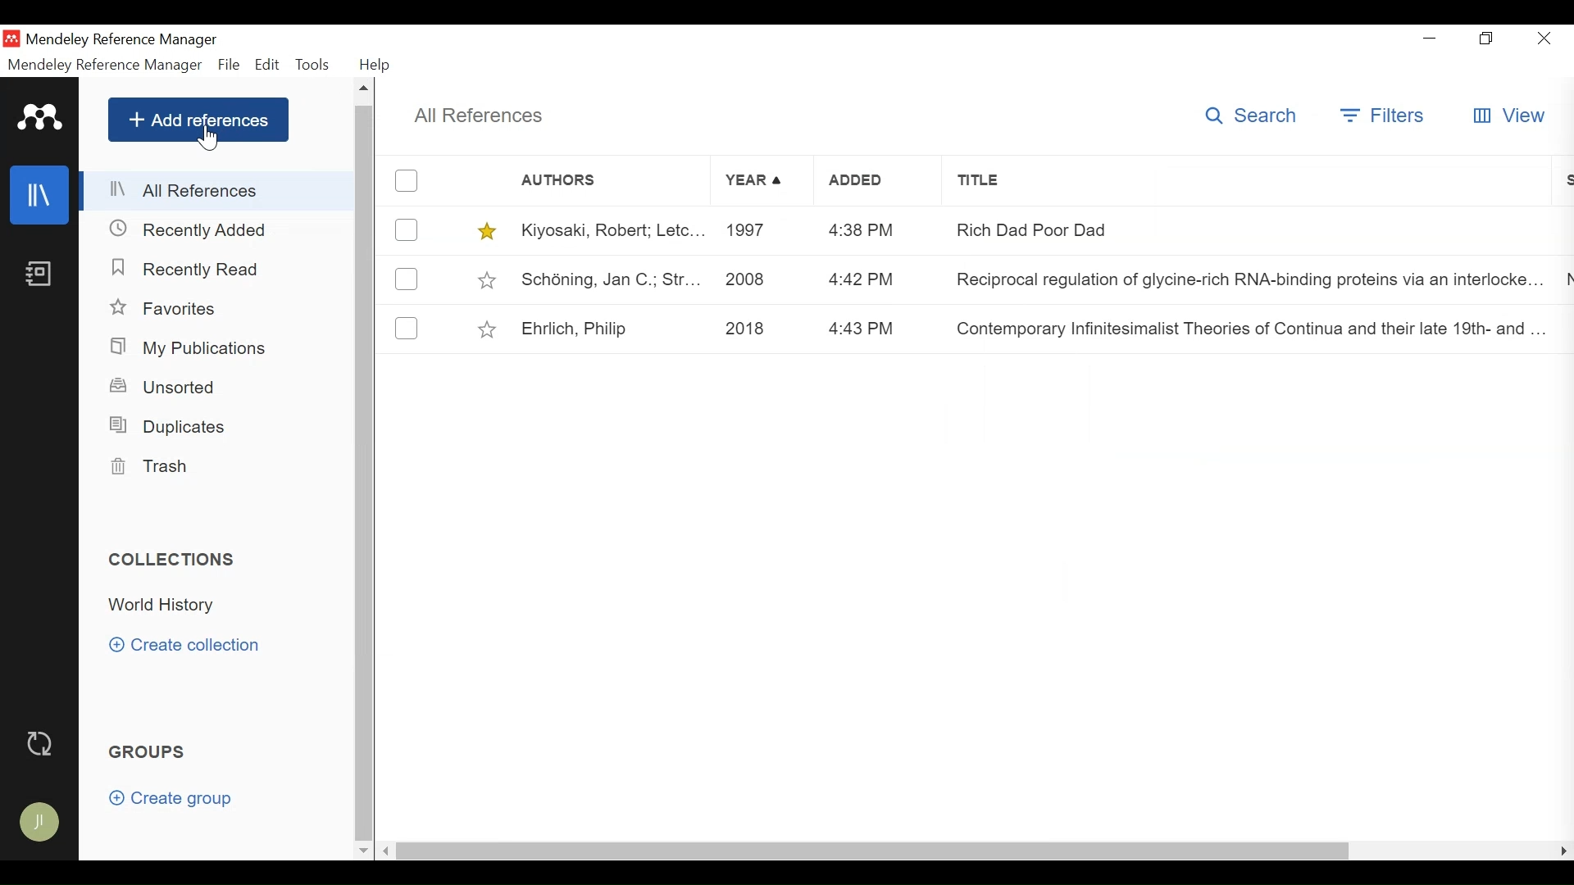  What do you see at coordinates (268, 64) in the screenshot?
I see `Edit` at bounding box center [268, 64].